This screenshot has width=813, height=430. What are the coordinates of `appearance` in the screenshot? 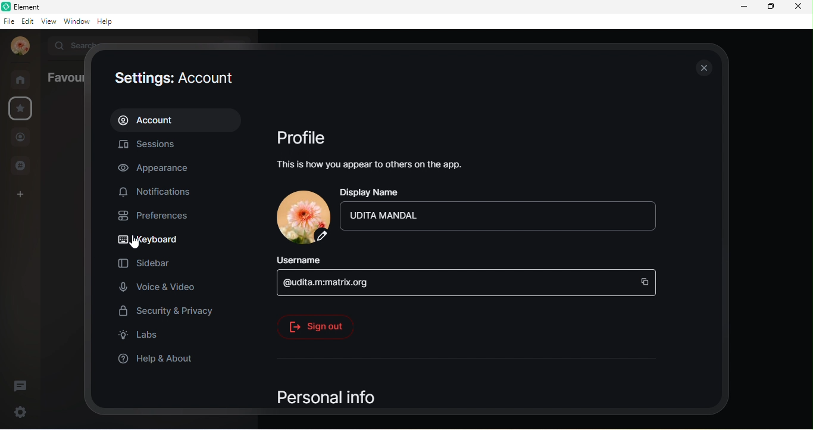 It's located at (159, 171).